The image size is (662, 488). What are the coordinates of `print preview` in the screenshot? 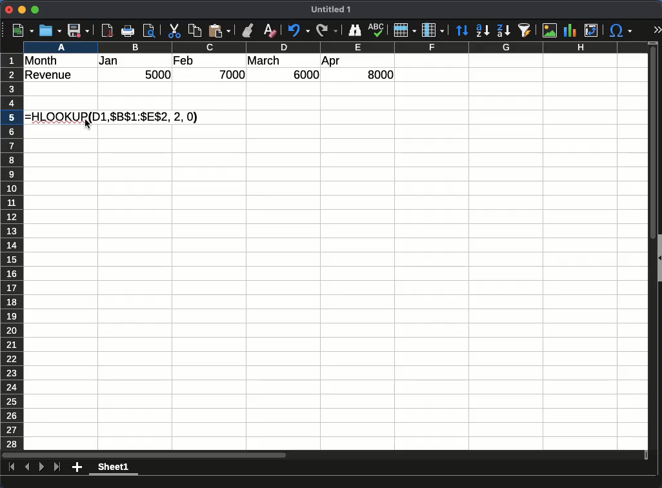 It's located at (149, 30).